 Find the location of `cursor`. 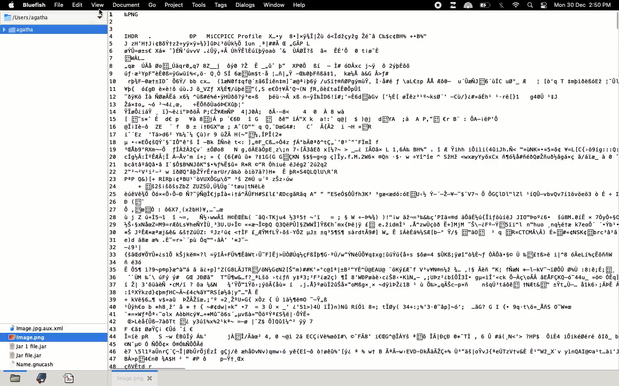

cursor is located at coordinates (101, 12).